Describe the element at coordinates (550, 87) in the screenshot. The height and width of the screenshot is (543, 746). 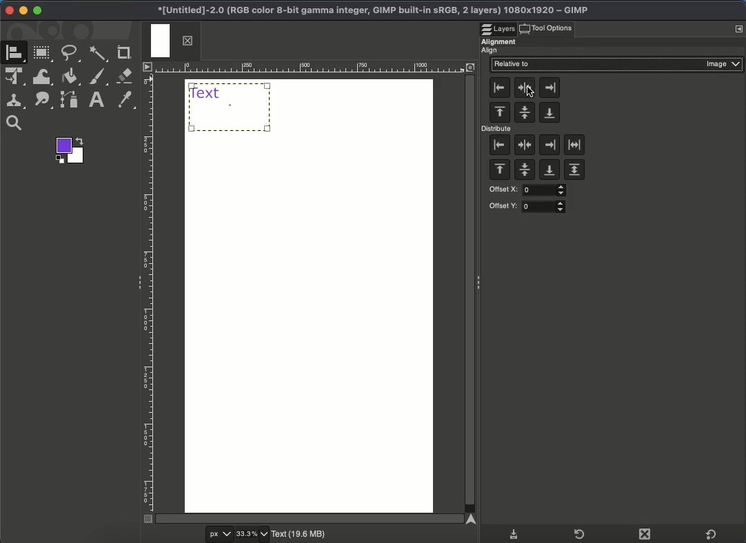
I see `Align to the right` at that location.